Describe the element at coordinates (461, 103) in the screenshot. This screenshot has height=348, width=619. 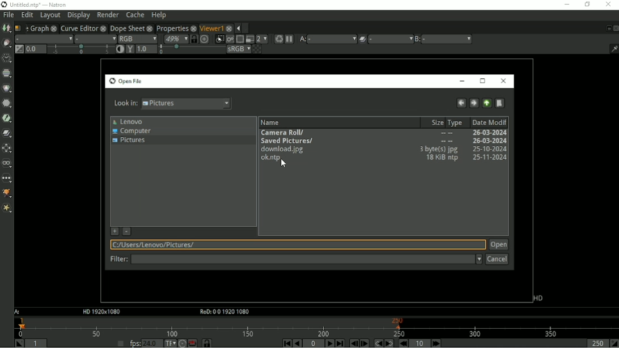
I see `Go back` at that location.